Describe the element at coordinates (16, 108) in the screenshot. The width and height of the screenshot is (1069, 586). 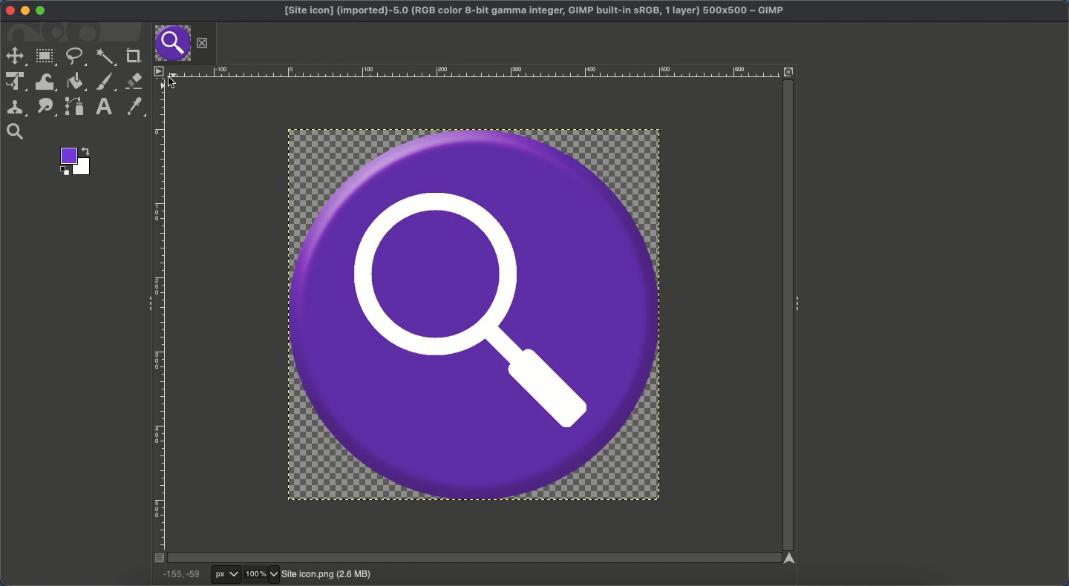
I see `Clone` at that location.